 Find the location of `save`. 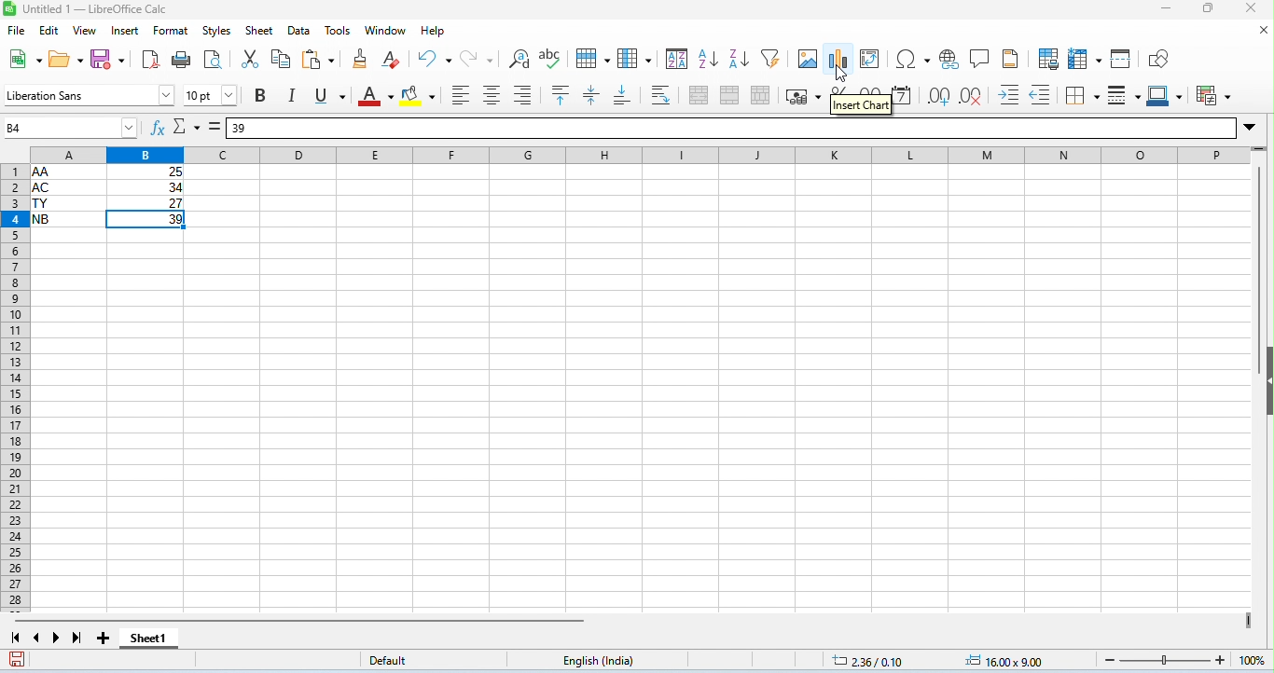

save is located at coordinates (109, 60).